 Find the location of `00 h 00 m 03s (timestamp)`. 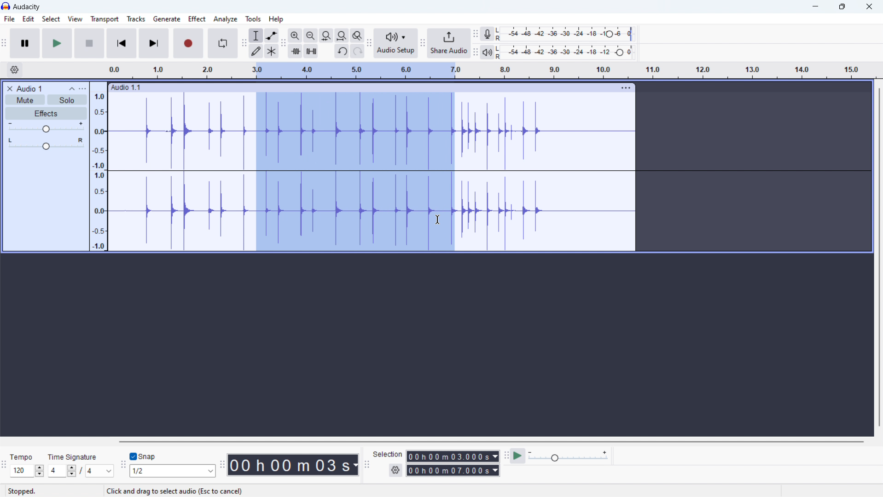

00 h 00 m 03s (timestamp) is located at coordinates (293, 467).